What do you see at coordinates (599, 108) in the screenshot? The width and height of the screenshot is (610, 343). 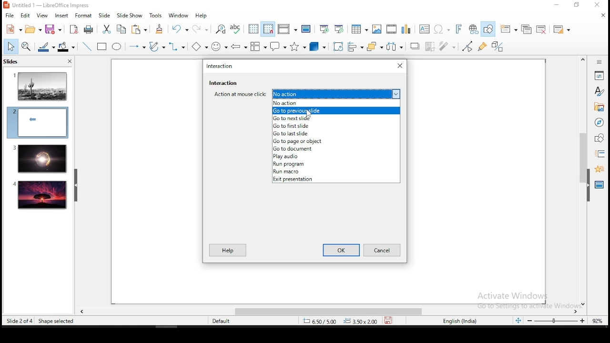 I see `gallery` at bounding box center [599, 108].